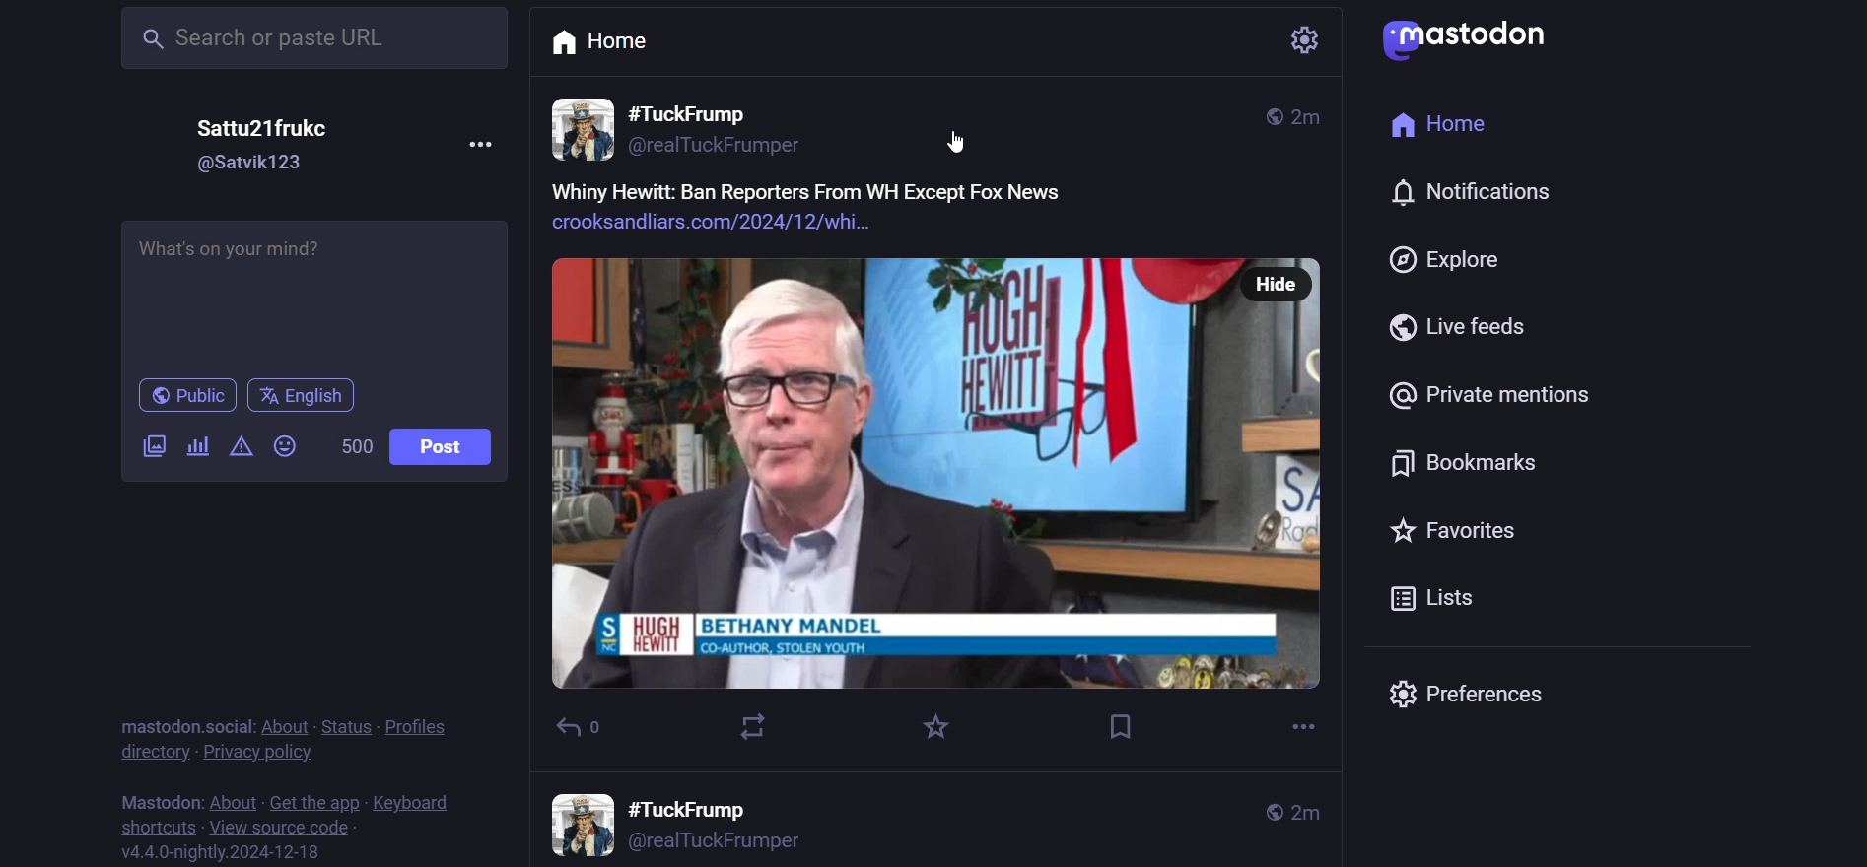 The height and width of the screenshot is (867, 1867). I want to click on private mention, so click(1501, 398).